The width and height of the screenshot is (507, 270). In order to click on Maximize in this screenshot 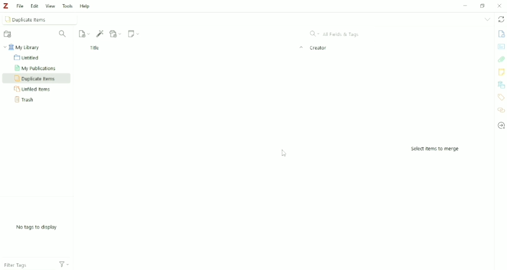, I will do `click(484, 6)`.